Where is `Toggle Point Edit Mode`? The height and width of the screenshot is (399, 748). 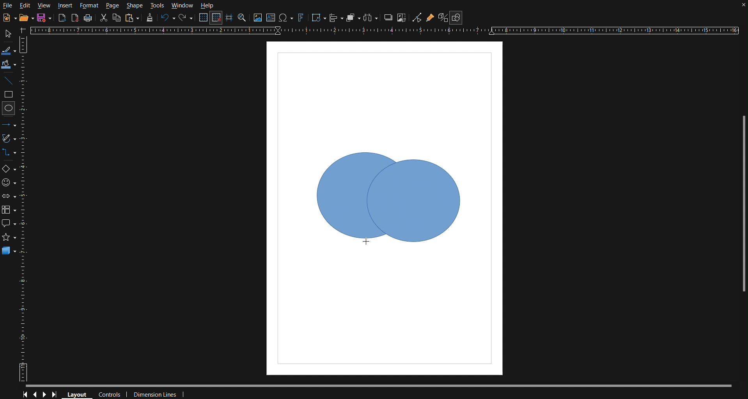
Toggle Point Edit Mode is located at coordinates (417, 18).